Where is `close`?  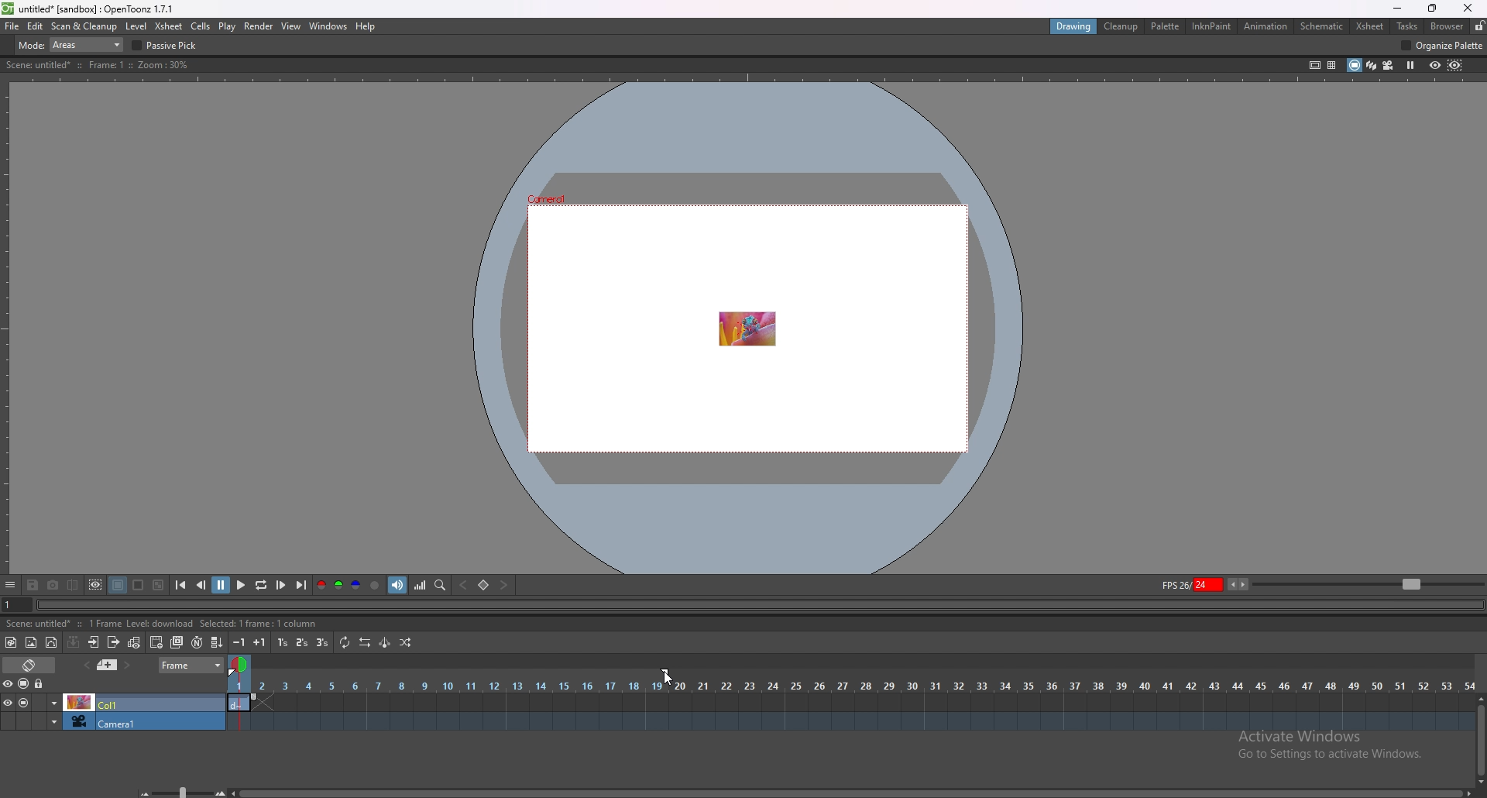 close is located at coordinates (1468, 8).